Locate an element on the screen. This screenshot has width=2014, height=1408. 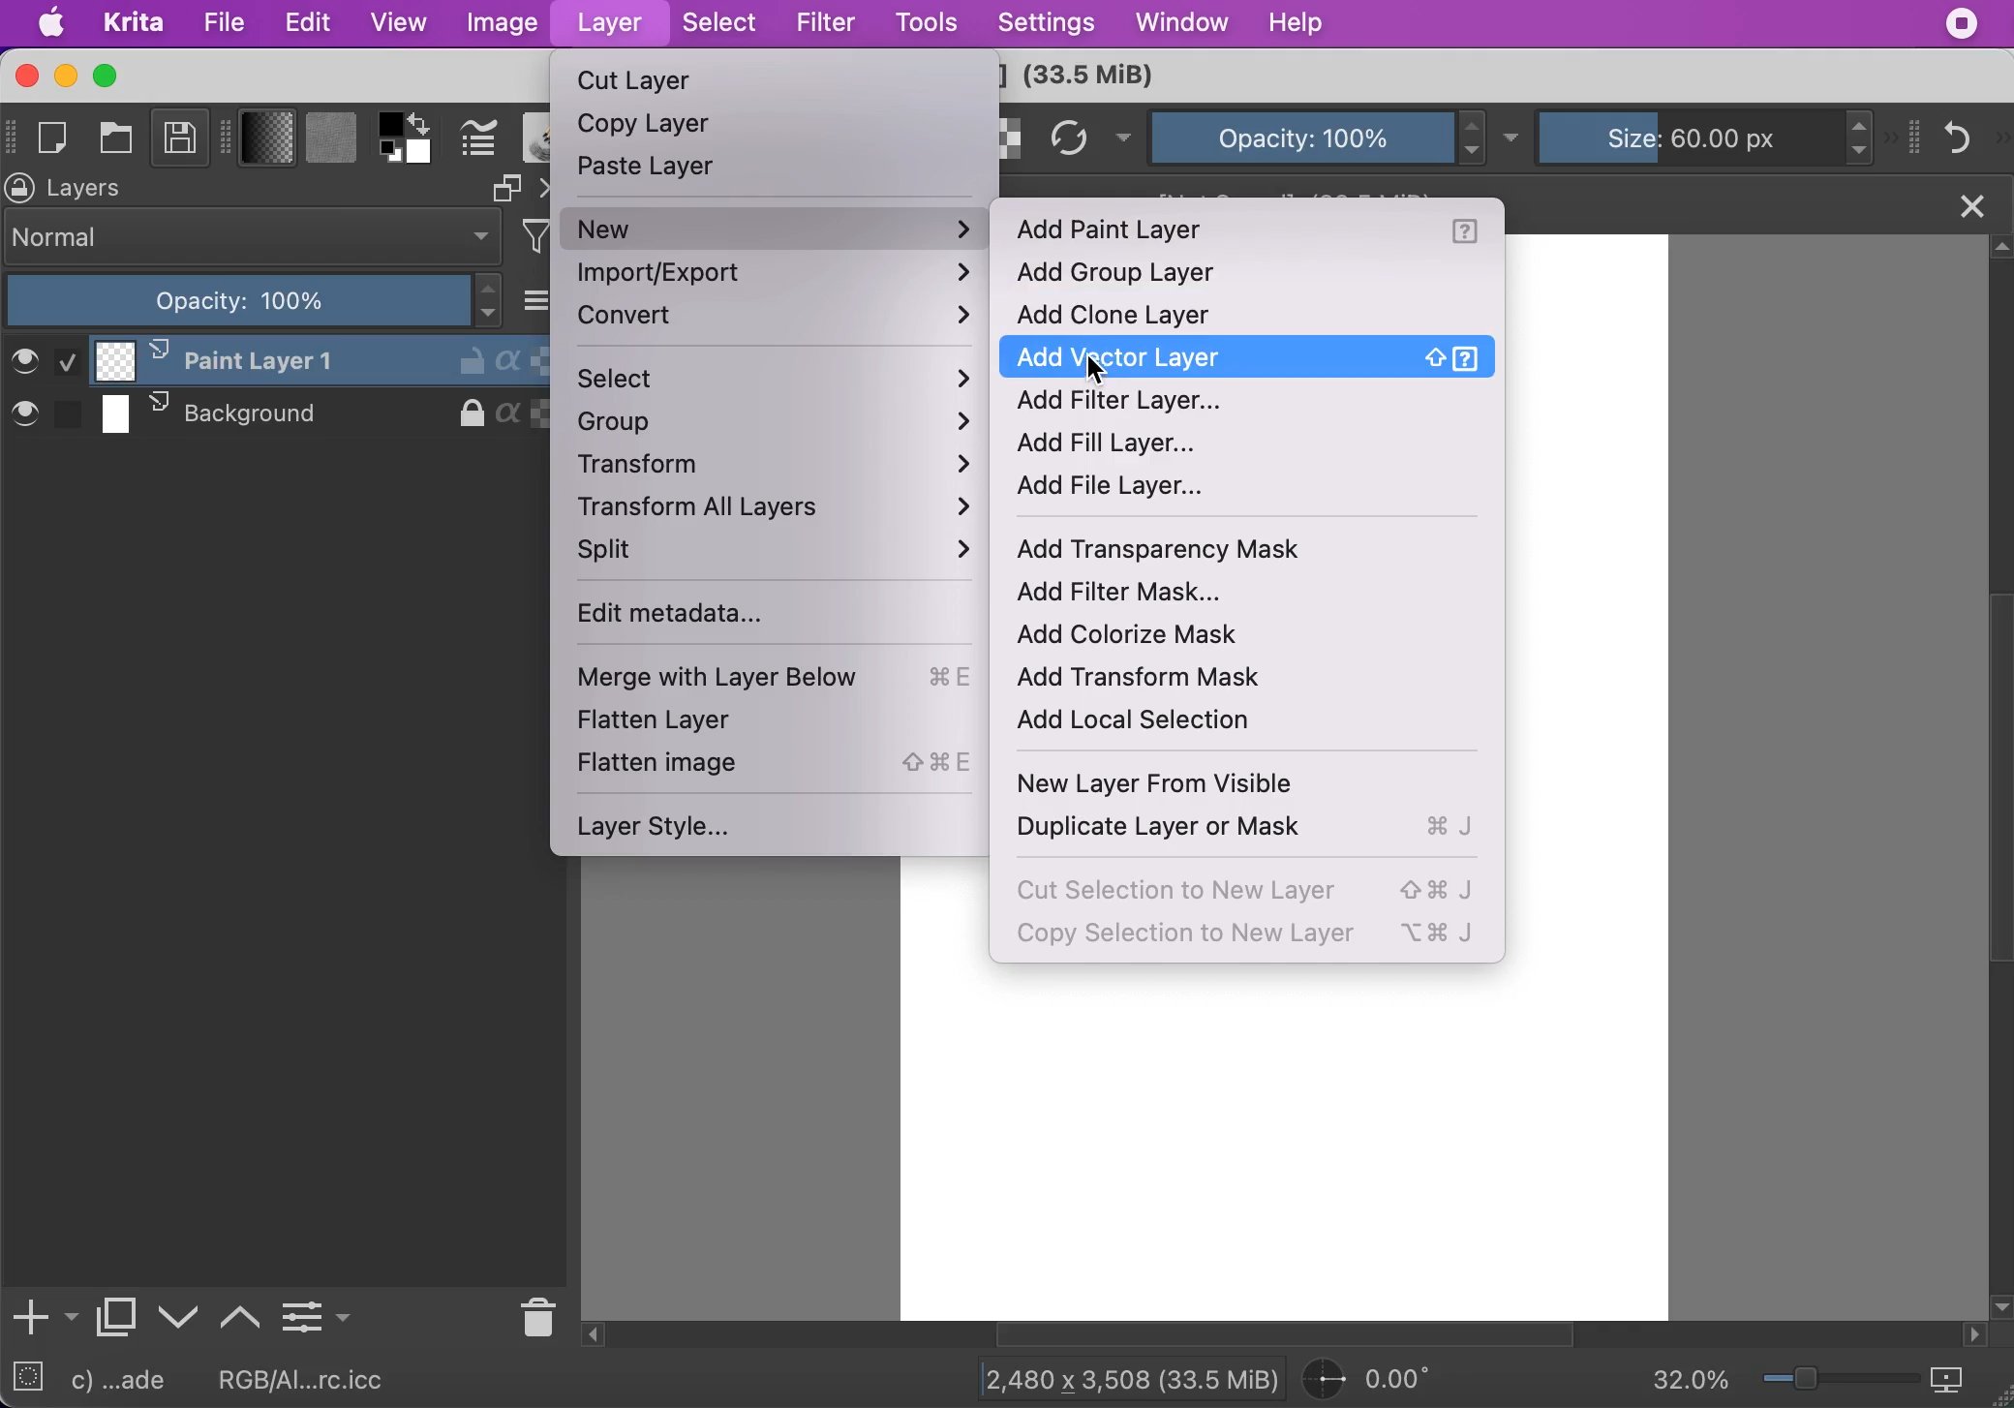
opacity is located at coordinates (1300, 136).